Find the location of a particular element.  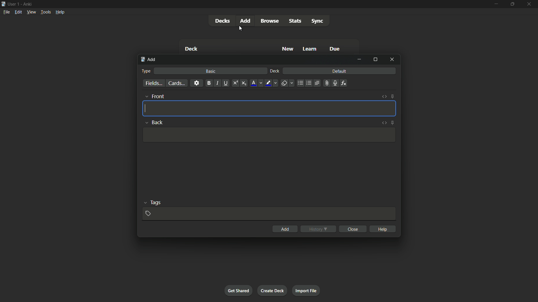

import file is located at coordinates (306, 290).